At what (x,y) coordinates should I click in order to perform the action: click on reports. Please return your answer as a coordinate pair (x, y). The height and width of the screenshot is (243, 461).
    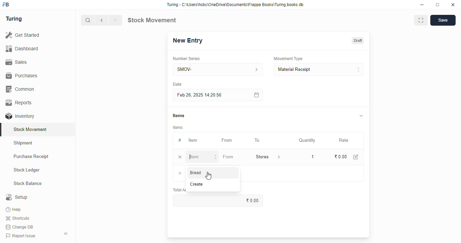
    Looking at the image, I should click on (19, 102).